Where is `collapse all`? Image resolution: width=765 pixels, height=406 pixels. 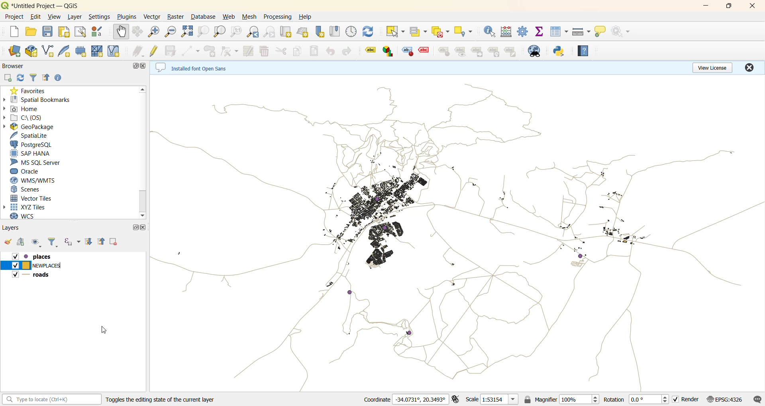
collapse all is located at coordinates (102, 242).